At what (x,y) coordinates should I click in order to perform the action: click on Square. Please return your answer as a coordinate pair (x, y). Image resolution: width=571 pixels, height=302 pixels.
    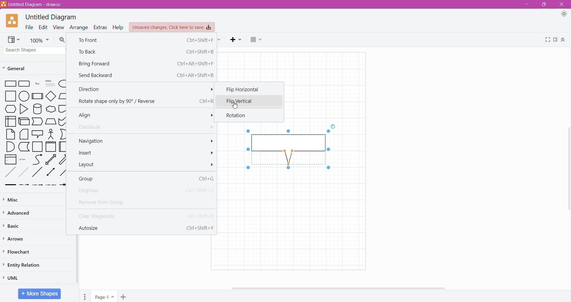
    Looking at the image, I should click on (8, 96).